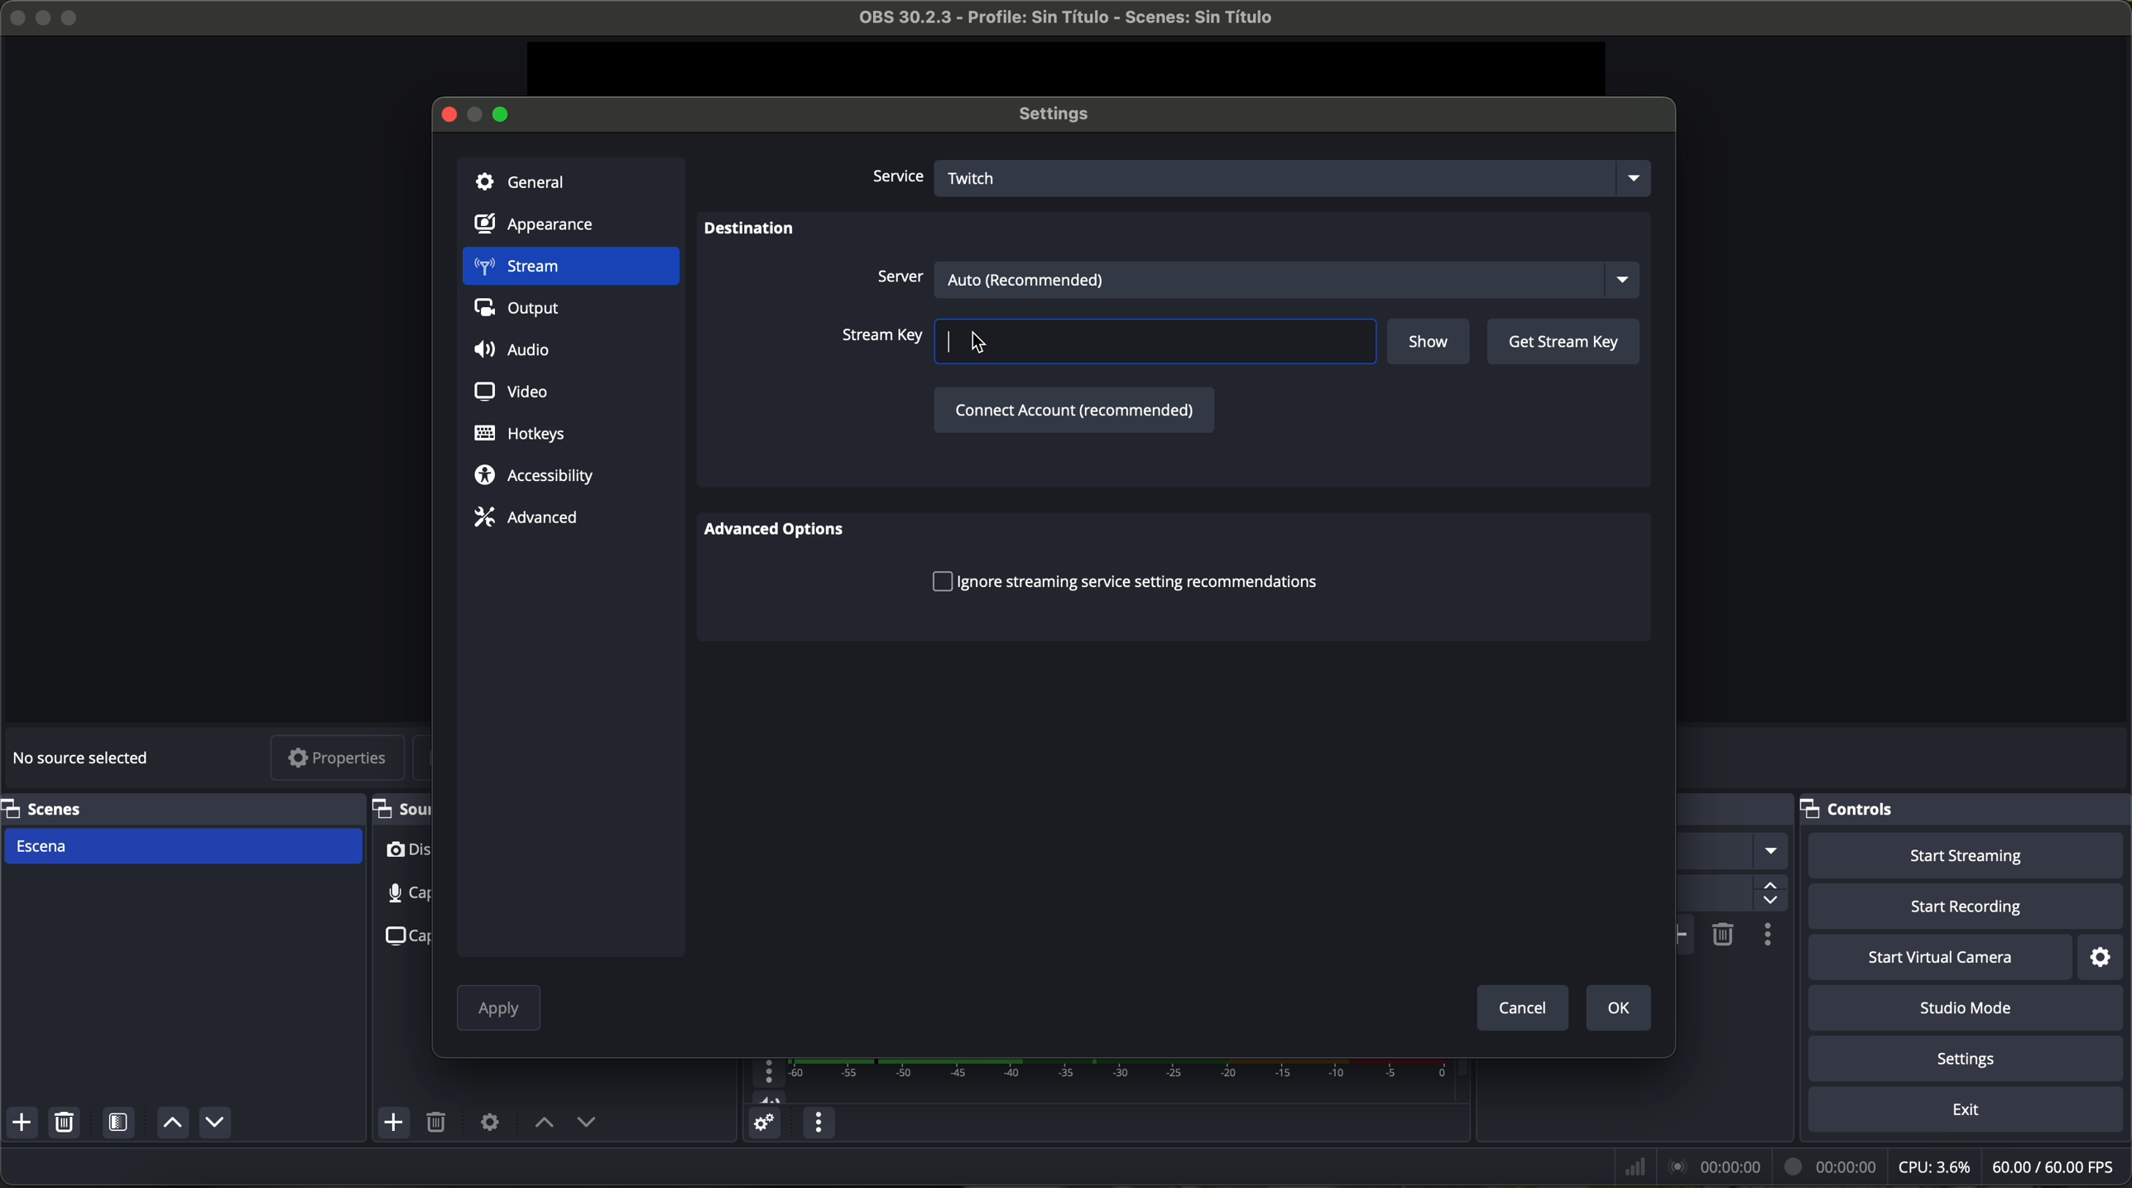 The image size is (2132, 1188). I want to click on accessibility, so click(535, 477).